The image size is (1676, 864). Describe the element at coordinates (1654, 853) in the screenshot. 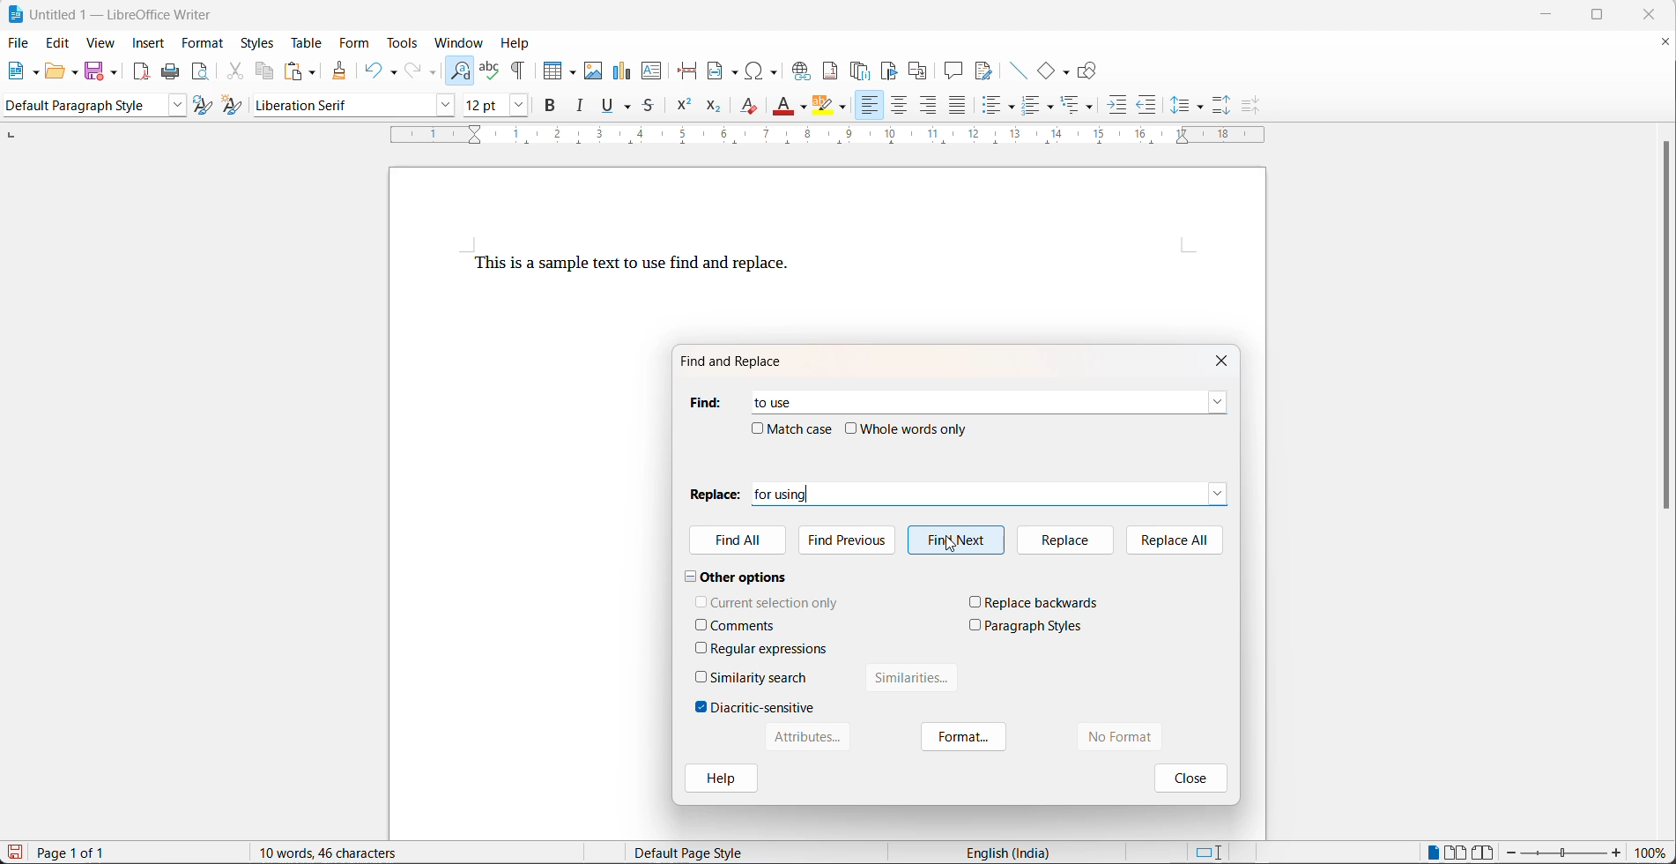

I see `zoom percentage` at that location.